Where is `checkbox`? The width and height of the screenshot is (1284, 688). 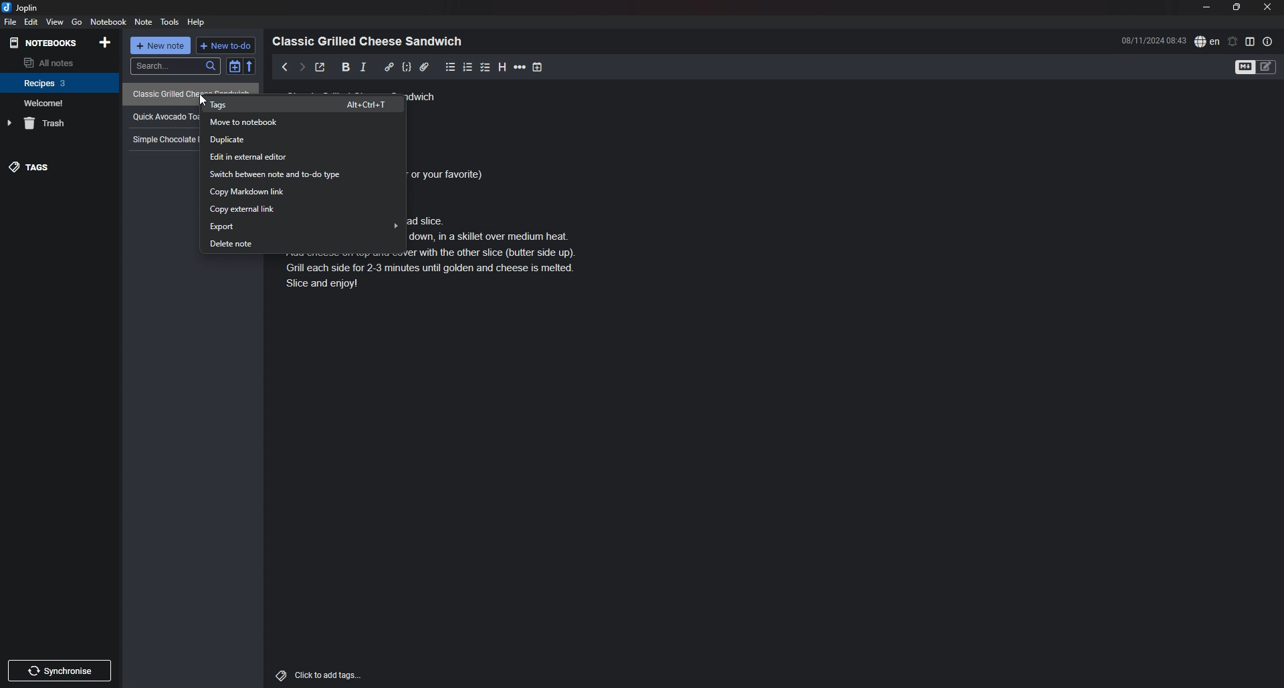
checkbox is located at coordinates (486, 67).